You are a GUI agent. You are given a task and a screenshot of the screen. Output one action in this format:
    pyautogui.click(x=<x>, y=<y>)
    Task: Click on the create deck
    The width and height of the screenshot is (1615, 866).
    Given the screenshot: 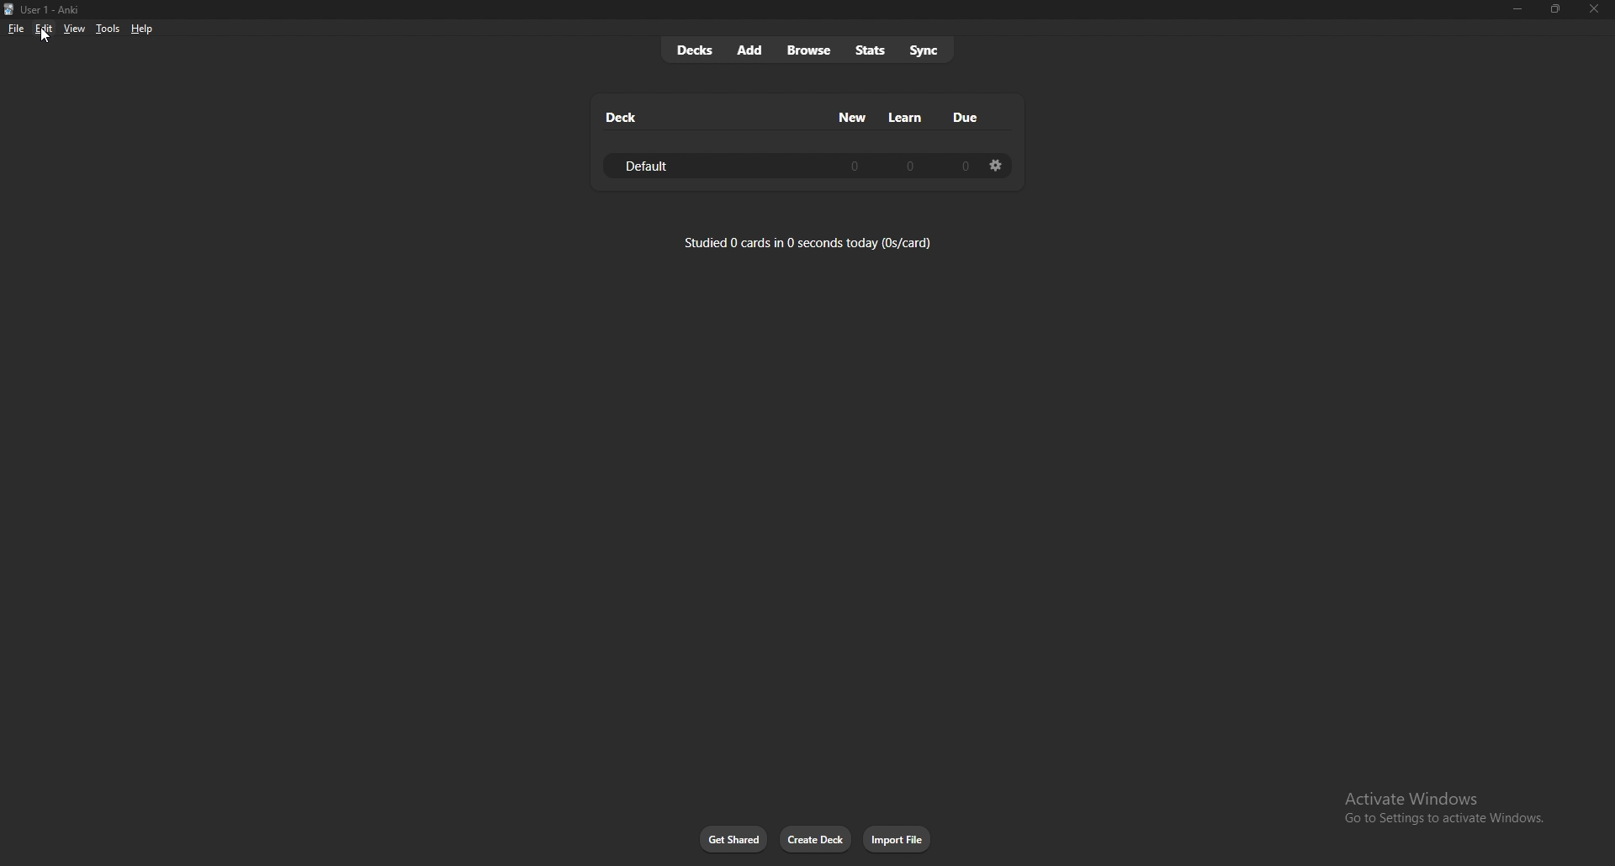 What is the action you would take?
    pyautogui.click(x=817, y=840)
    